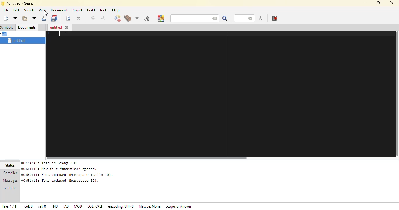 This screenshot has width=399, height=210. What do you see at coordinates (9, 189) in the screenshot?
I see `scribble` at bounding box center [9, 189].